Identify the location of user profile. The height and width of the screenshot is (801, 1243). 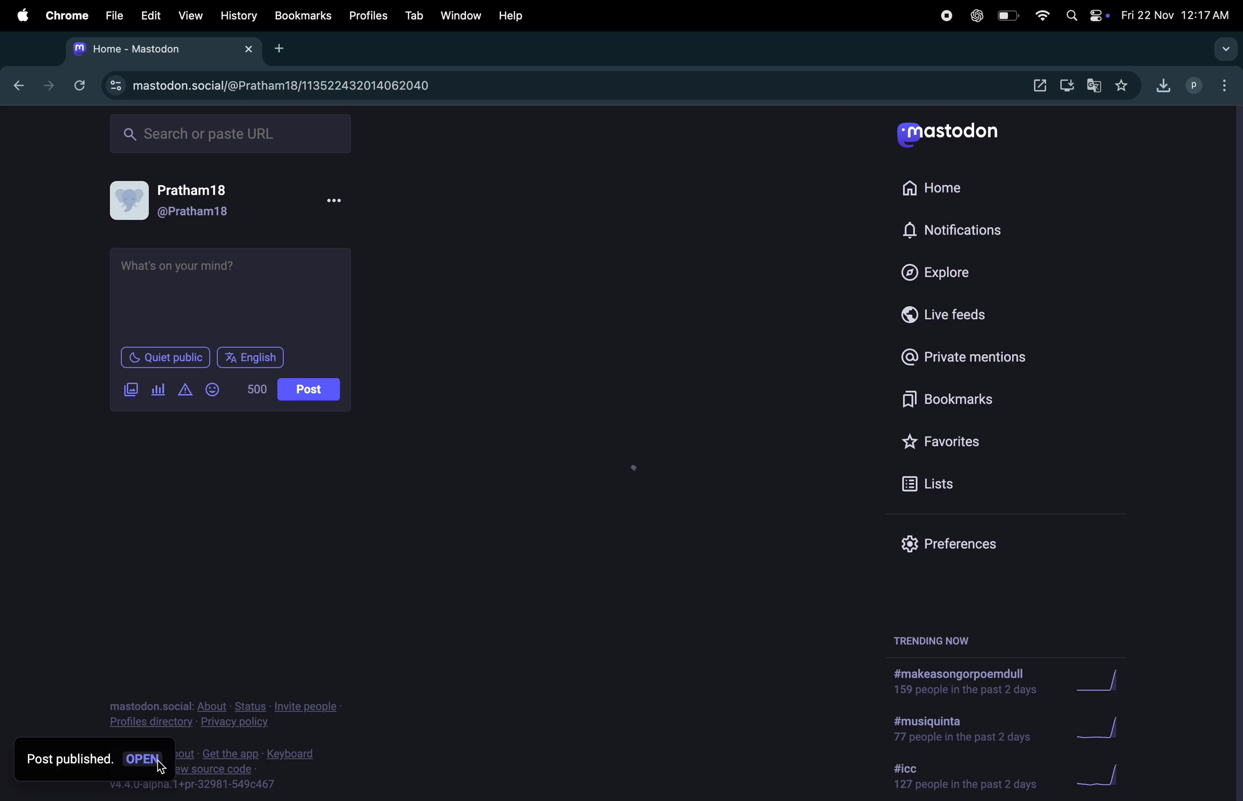
(229, 201).